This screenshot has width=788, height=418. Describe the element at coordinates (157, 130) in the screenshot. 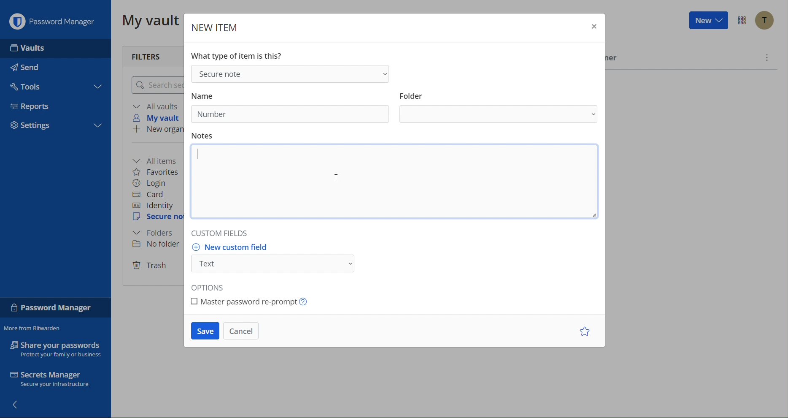

I see `New organization` at that location.